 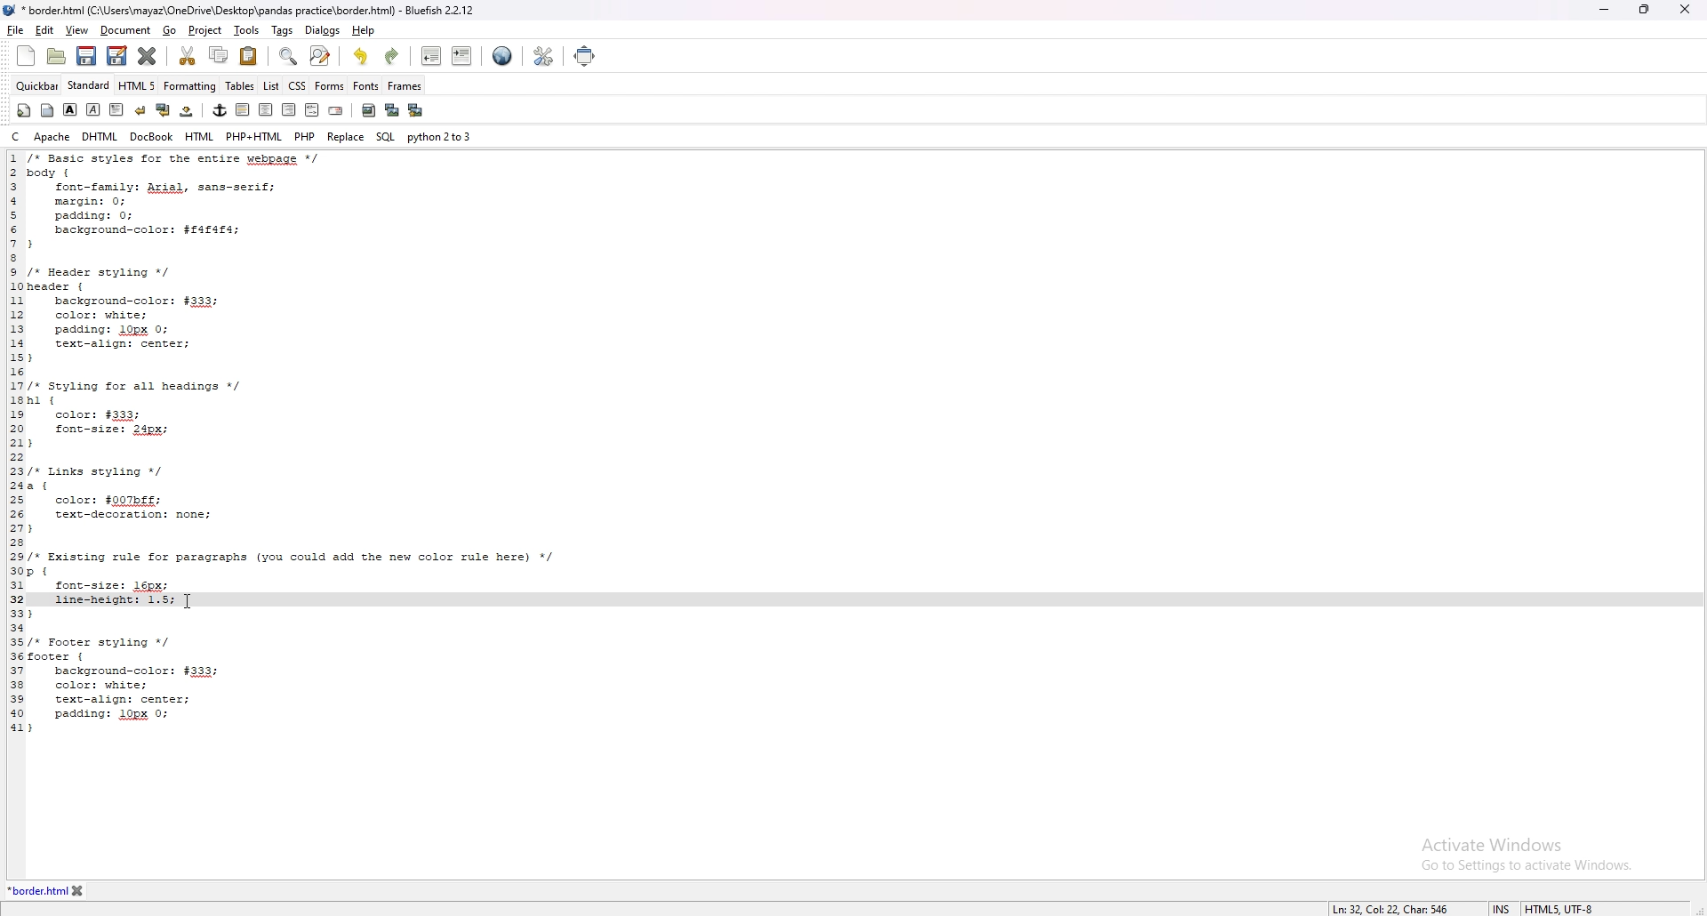 I want to click on dhtml, so click(x=101, y=136).